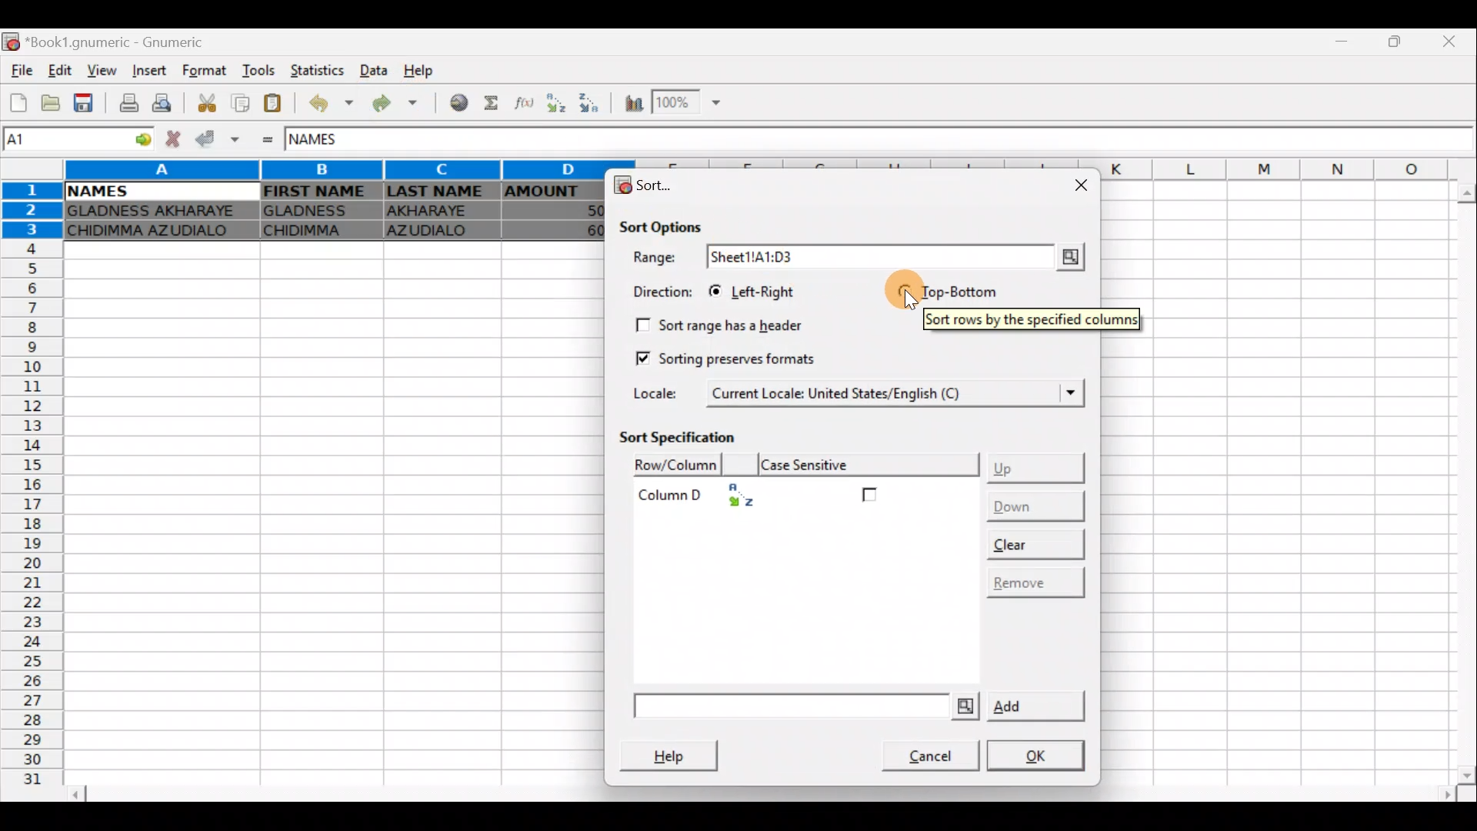 The image size is (1477, 831). Describe the element at coordinates (942, 291) in the screenshot. I see `Top-bottom` at that location.